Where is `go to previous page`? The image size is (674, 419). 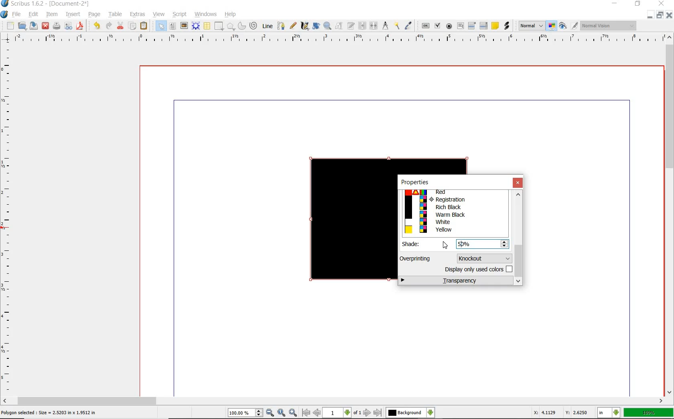
go to previous page is located at coordinates (317, 413).